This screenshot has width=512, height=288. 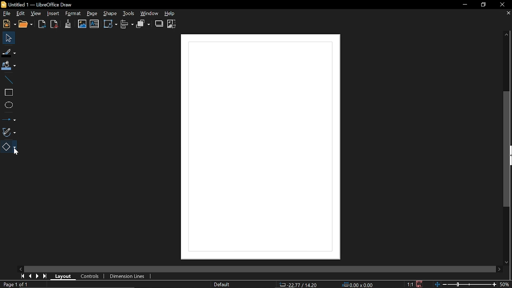 I want to click on Rectangle, so click(x=8, y=92).